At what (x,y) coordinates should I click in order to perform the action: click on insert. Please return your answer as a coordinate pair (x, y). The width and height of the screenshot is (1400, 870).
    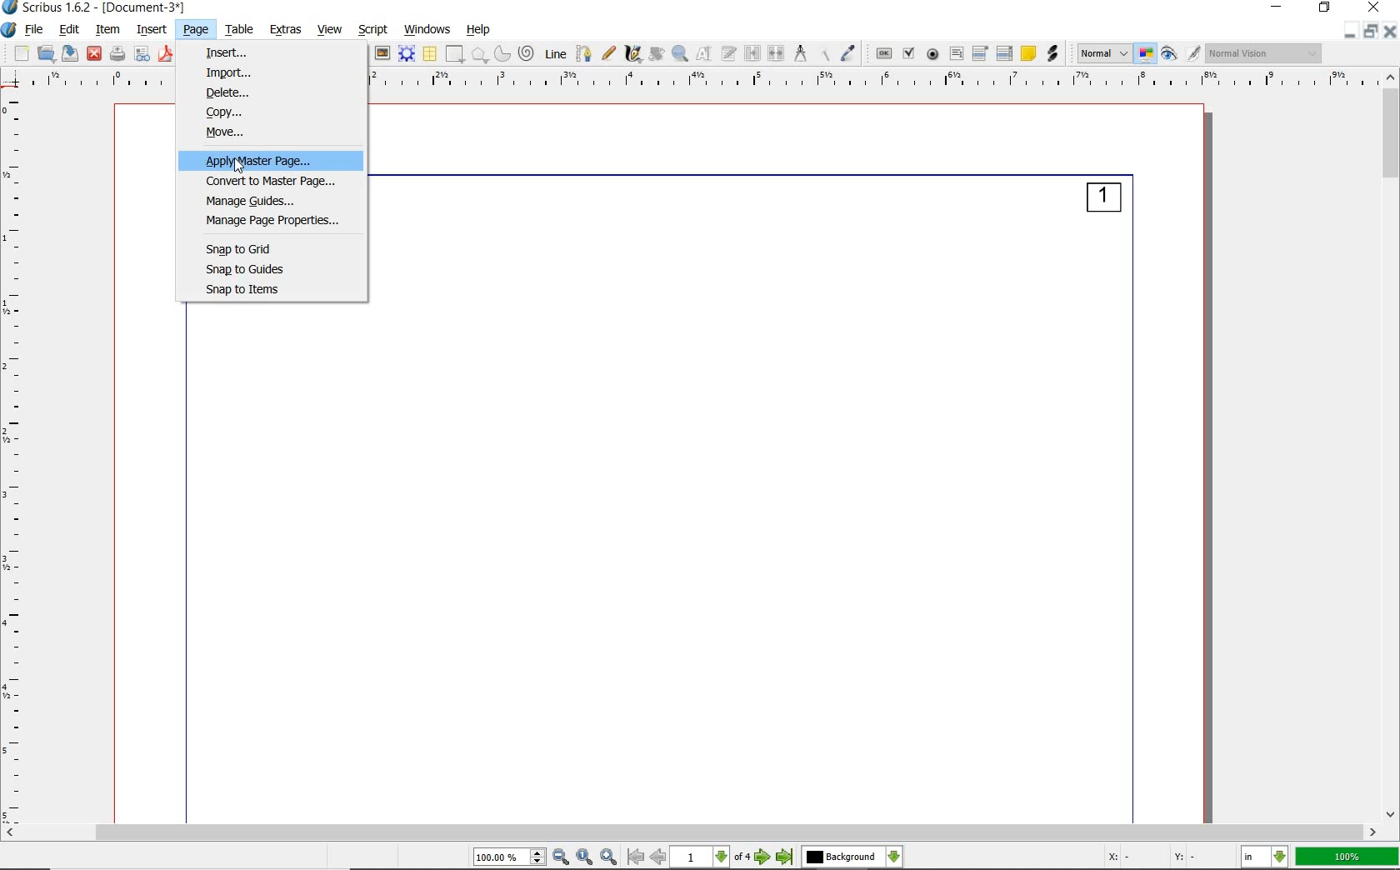
    Looking at the image, I should click on (152, 31).